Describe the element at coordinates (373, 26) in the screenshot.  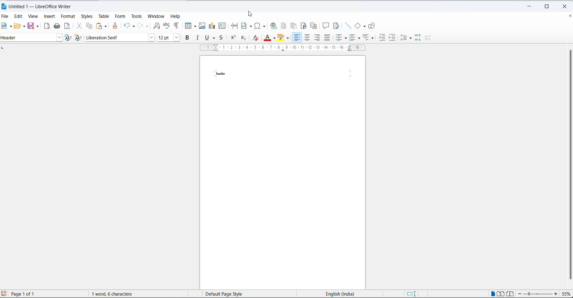
I see `Show draw functions` at that location.